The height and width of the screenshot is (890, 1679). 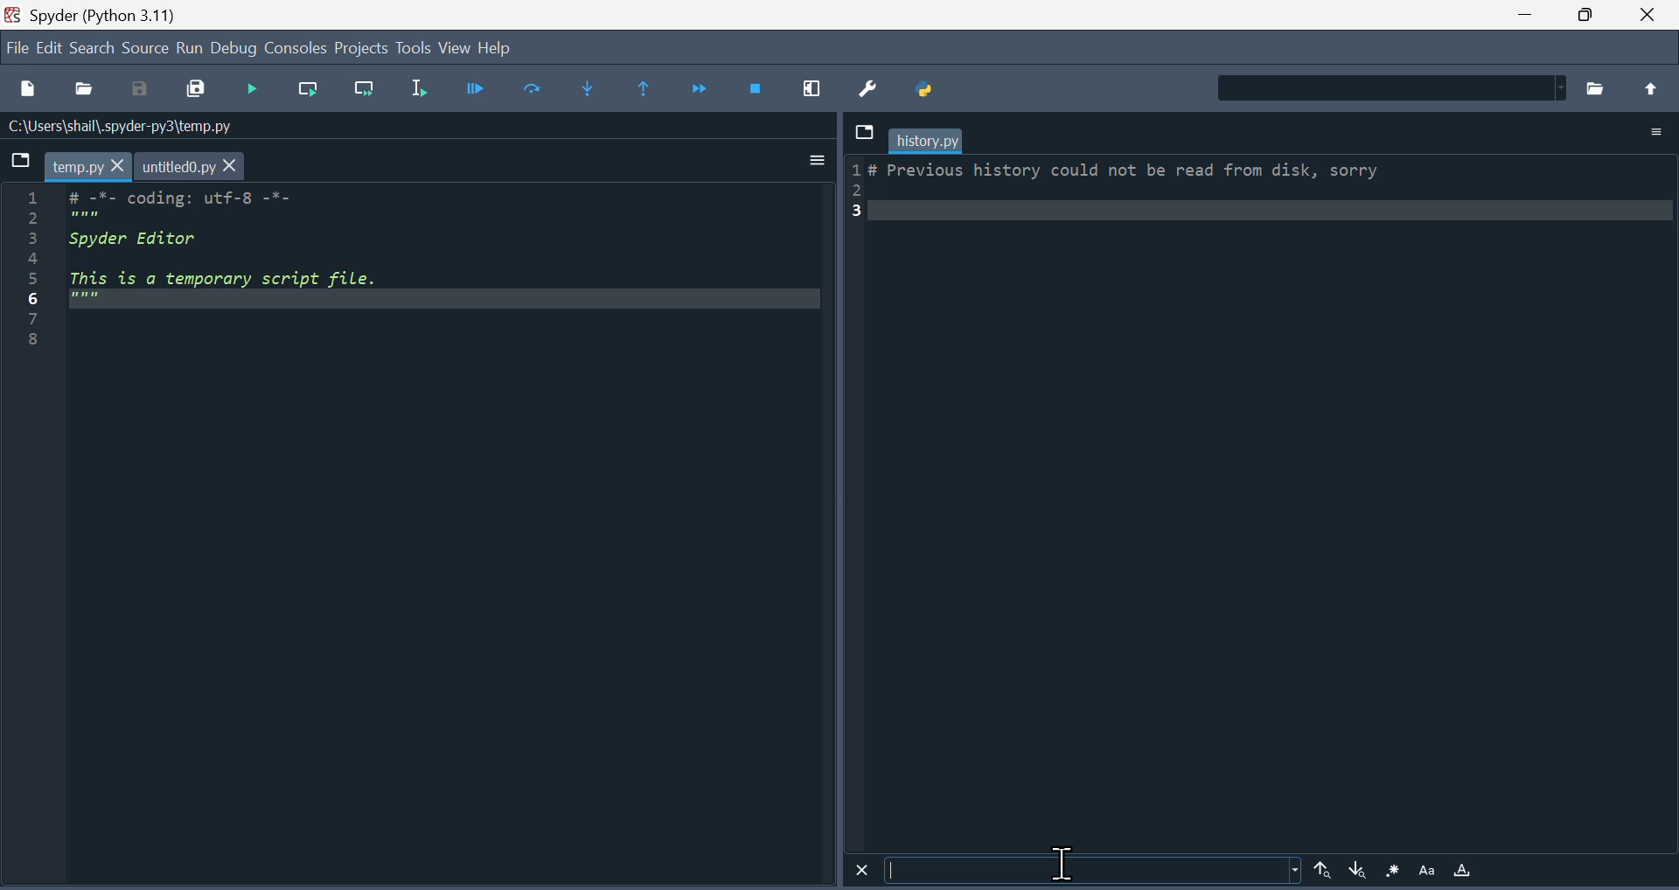 I want to click on Stop debugging, so click(x=762, y=85).